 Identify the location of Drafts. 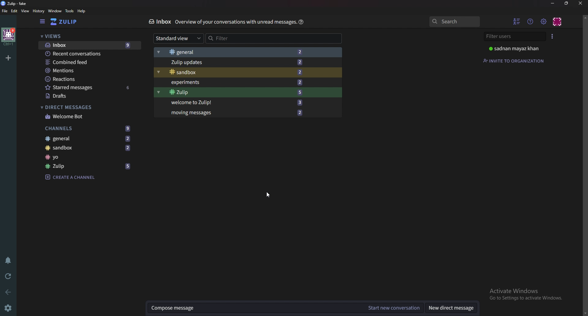
(81, 96).